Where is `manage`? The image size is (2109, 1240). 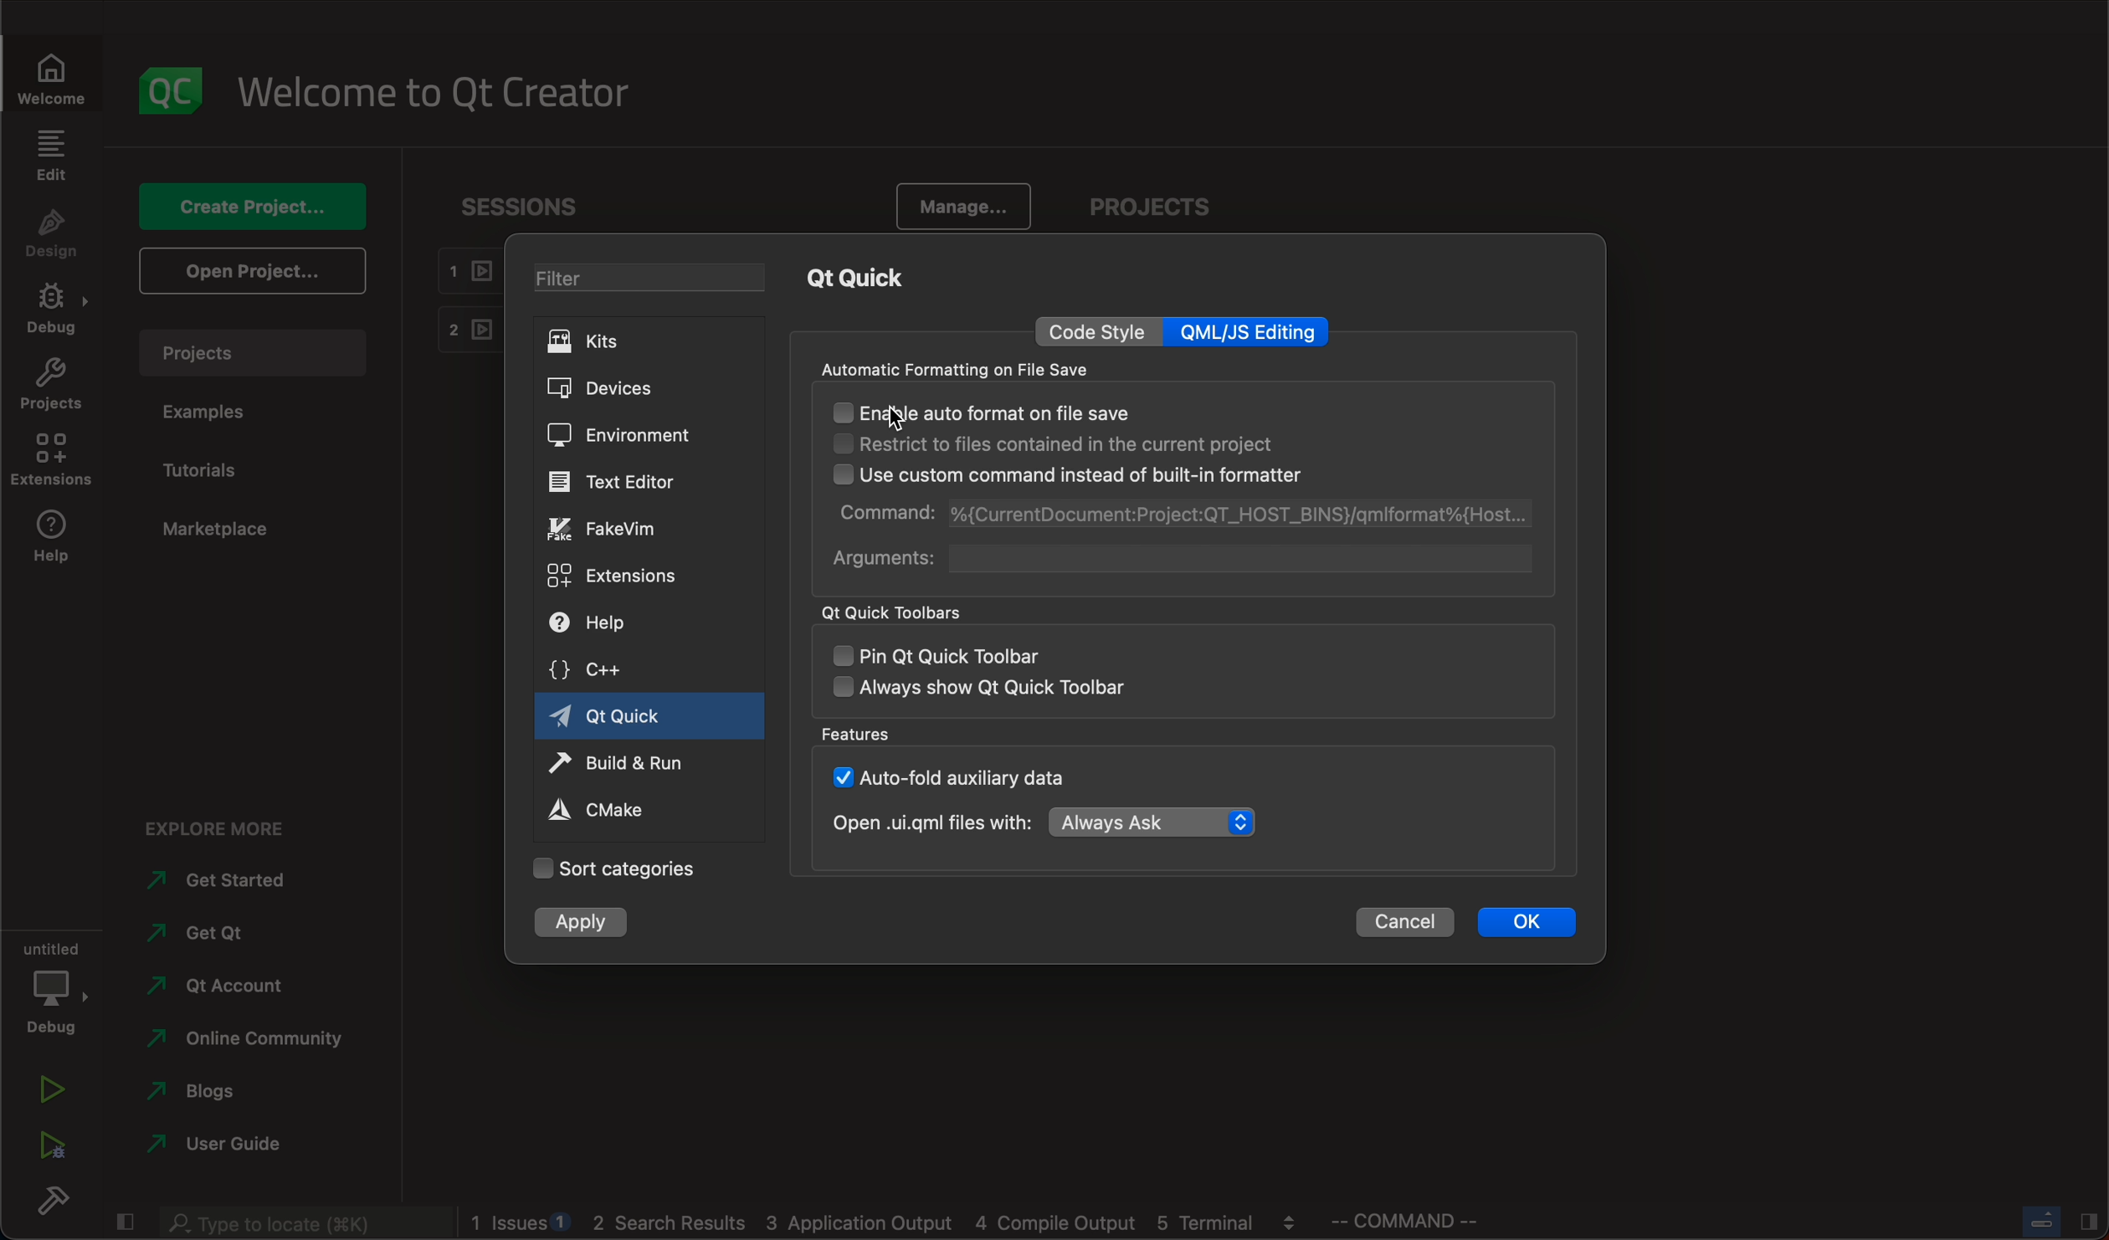 manage is located at coordinates (964, 203).